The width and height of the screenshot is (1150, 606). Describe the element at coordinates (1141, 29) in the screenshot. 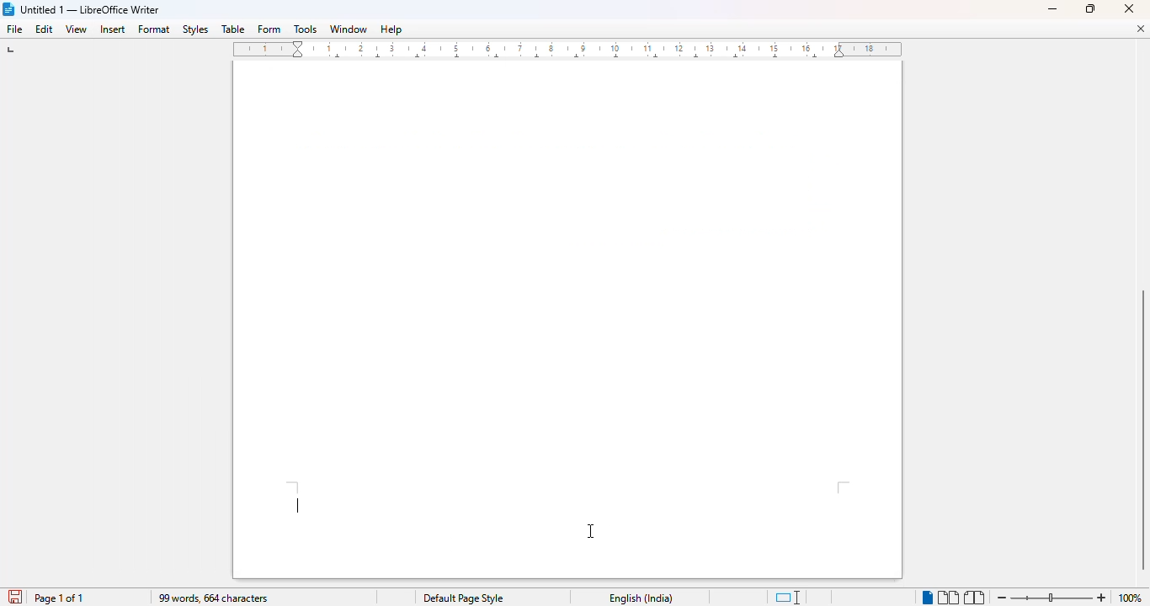

I see `close documemt` at that location.